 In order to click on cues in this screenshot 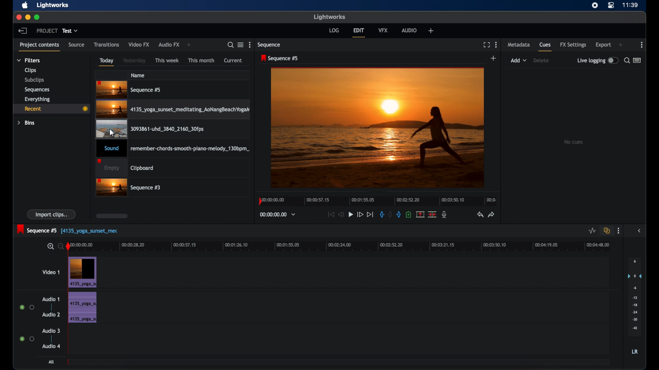, I will do `click(545, 47)`.